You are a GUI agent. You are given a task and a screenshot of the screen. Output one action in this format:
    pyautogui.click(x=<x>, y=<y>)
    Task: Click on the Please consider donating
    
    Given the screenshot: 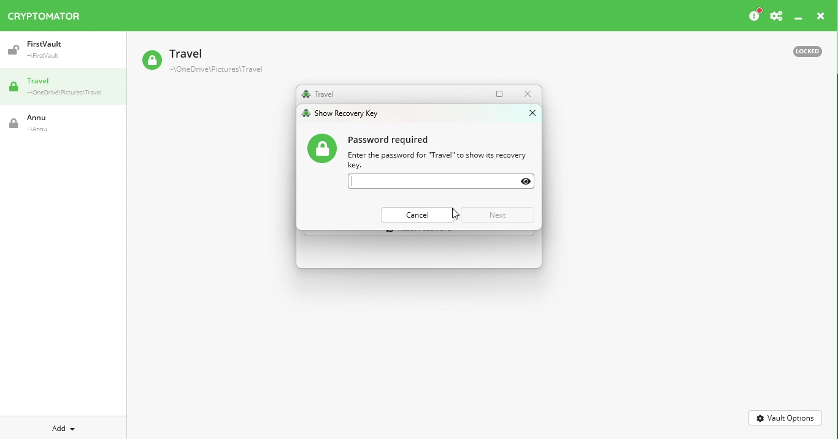 What is the action you would take?
    pyautogui.click(x=754, y=15)
    